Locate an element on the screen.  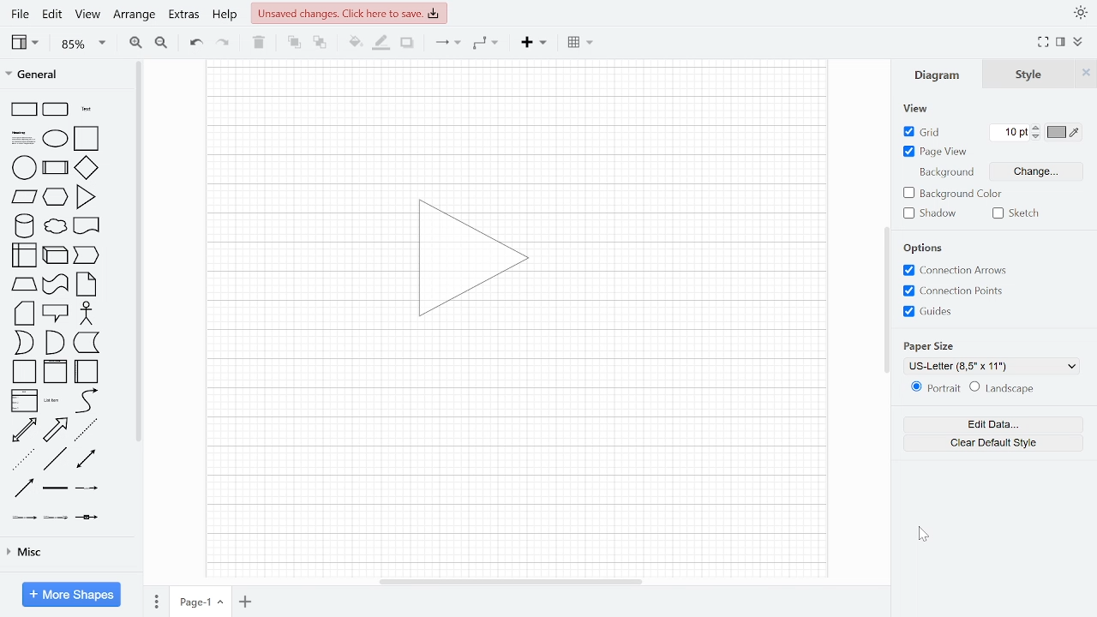
File is located at coordinates (19, 15).